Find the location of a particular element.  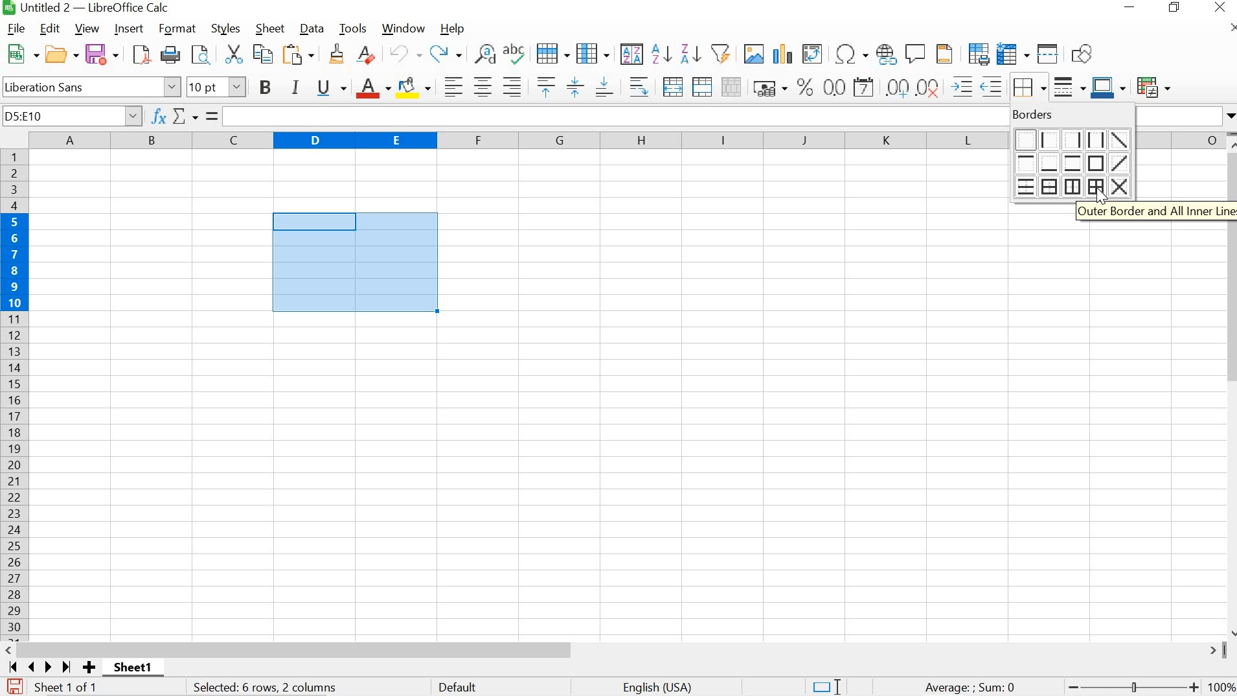

selected 6 rows and 2 columns is located at coordinates (267, 688).